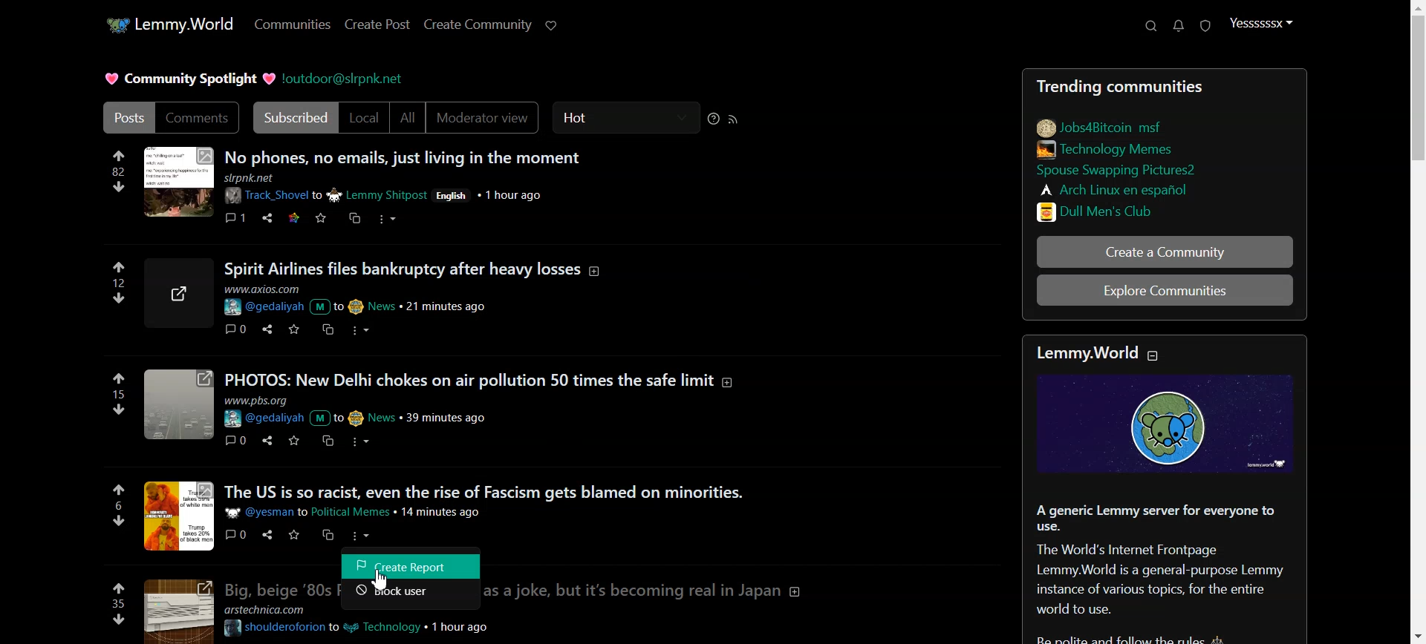 Image resolution: width=1426 pixels, height=644 pixels. What do you see at coordinates (362, 512) in the screenshot?
I see `post details` at bounding box center [362, 512].